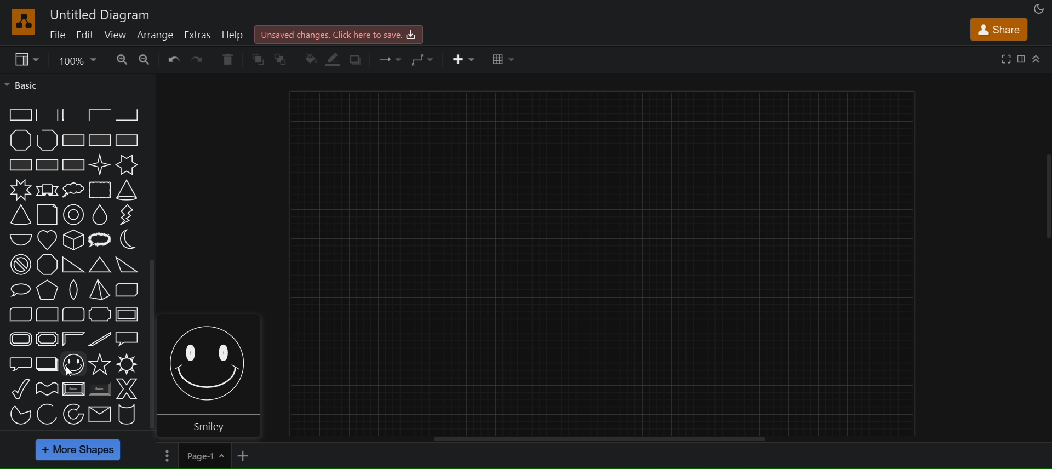 This screenshot has height=469, width=1052. Describe the element at coordinates (101, 190) in the screenshot. I see `cloud rectangle` at that location.